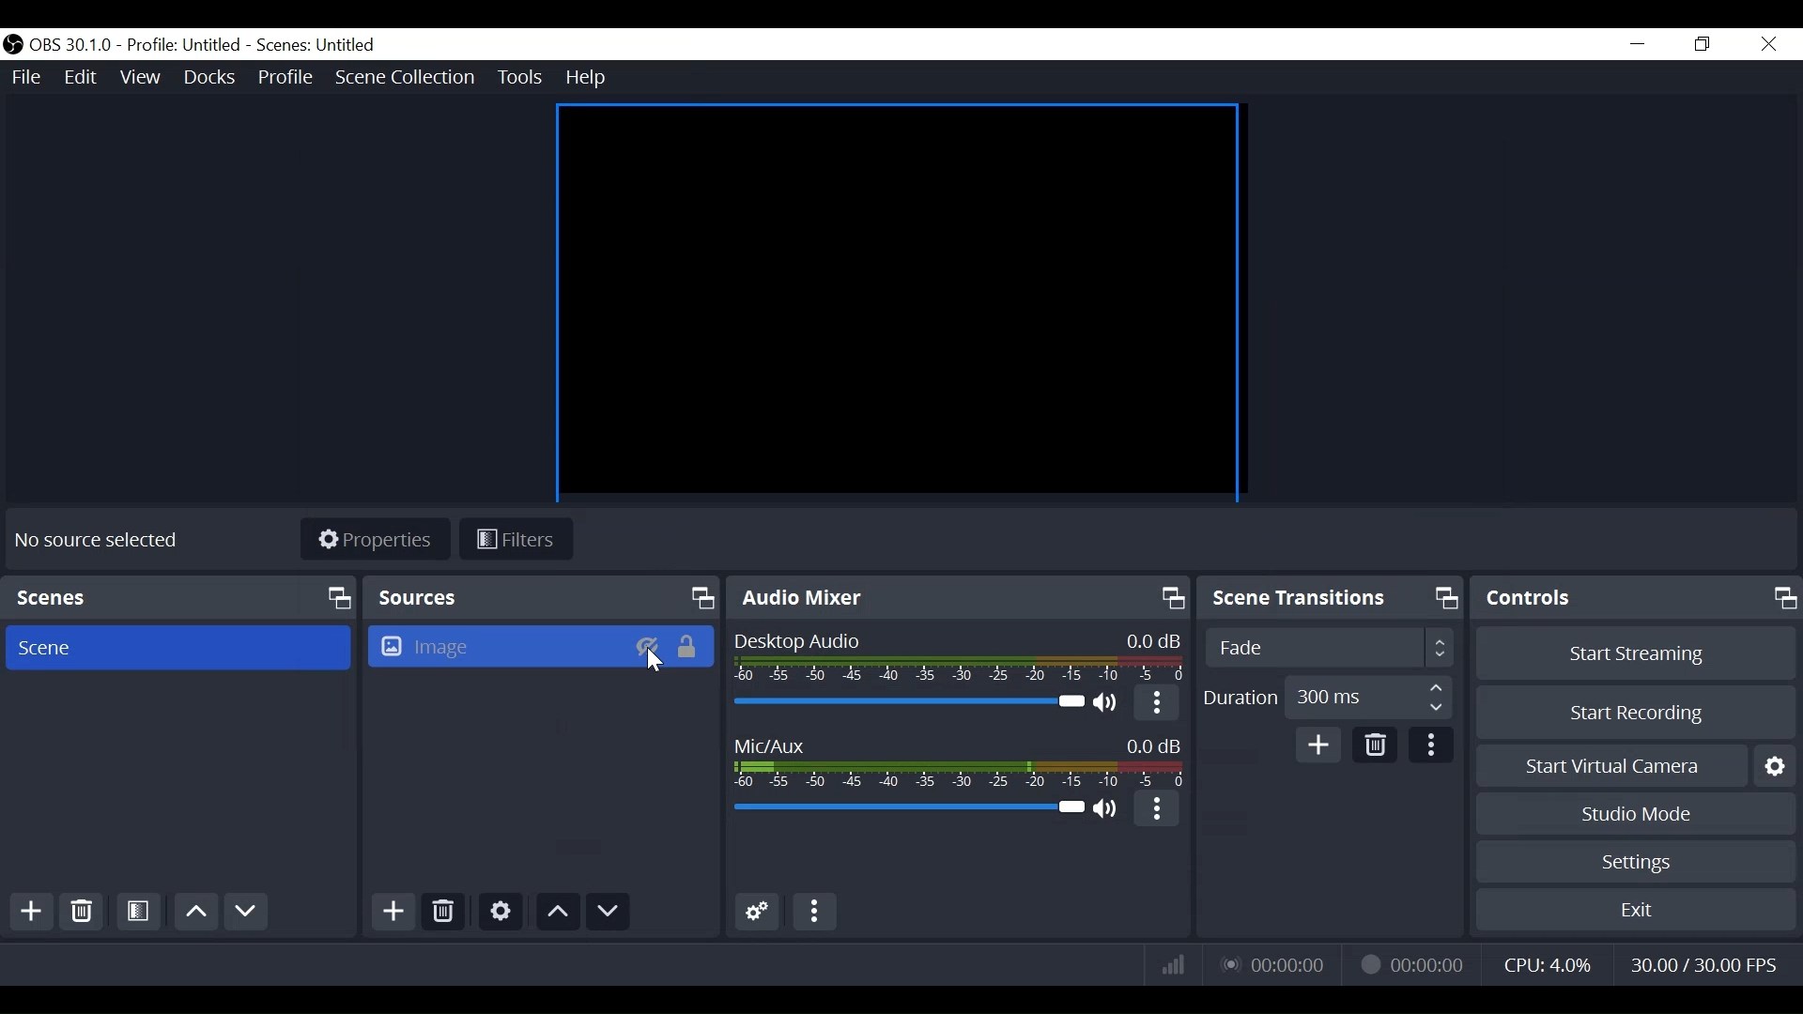  I want to click on Profile, so click(285, 75).